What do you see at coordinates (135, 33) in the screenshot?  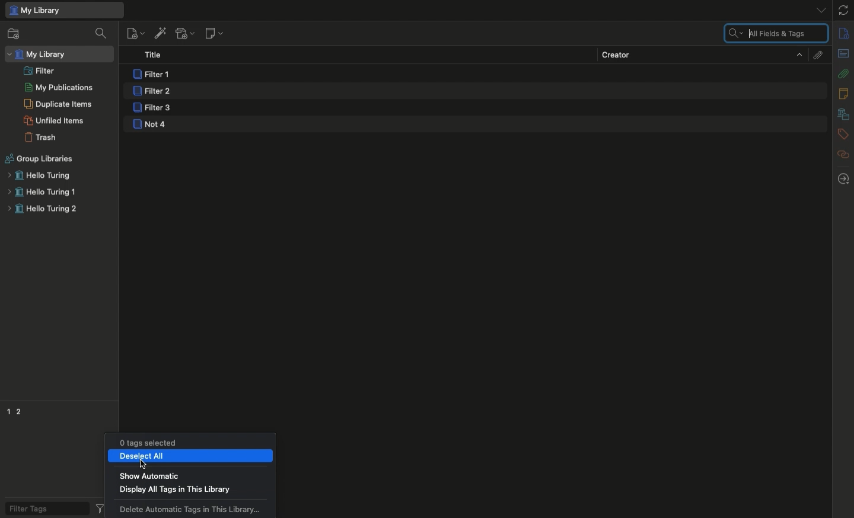 I see `New item` at bounding box center [135, 33].